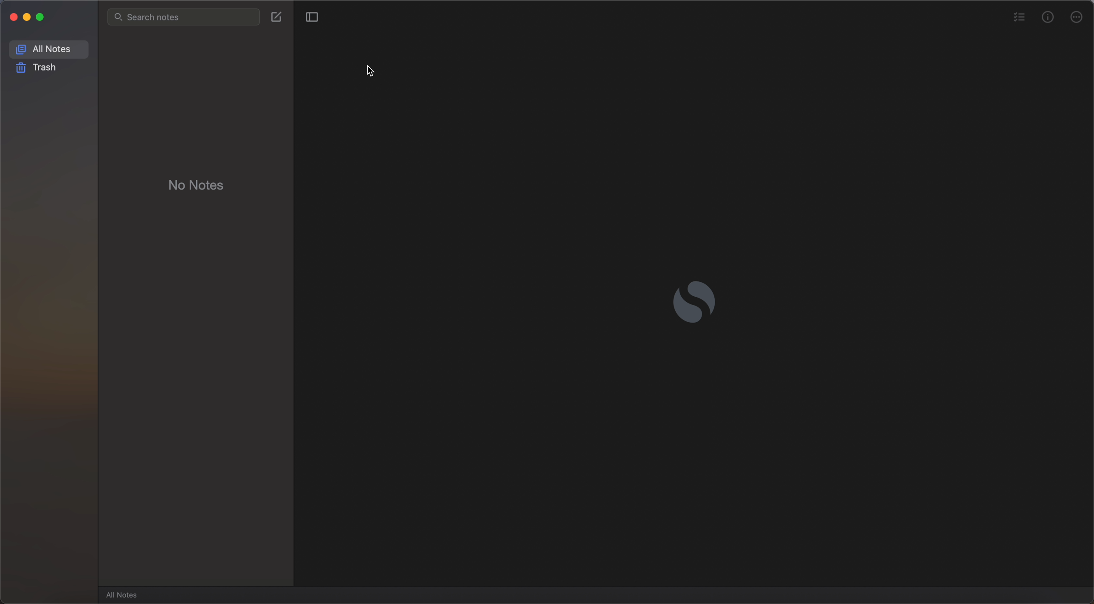 The height and width of the screenshot is (604, 1094). Describe the element at coordinates (184, 17) in the screenshot. I see `search bar` at that location.